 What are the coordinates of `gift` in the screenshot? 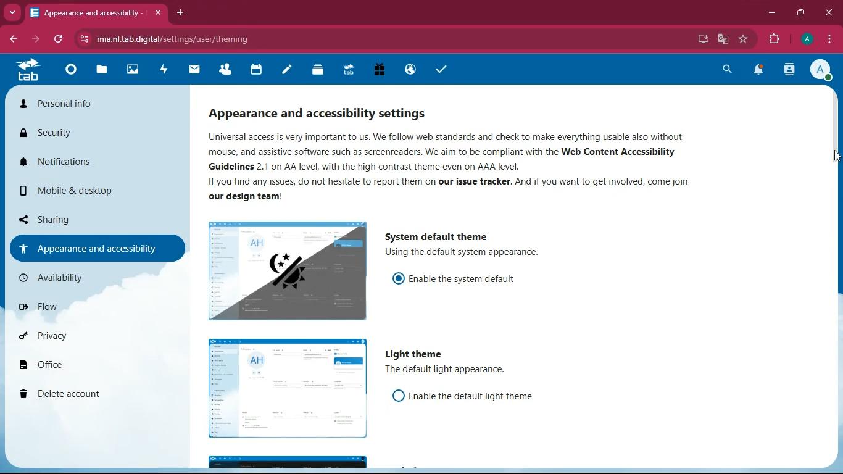 It's located at (384, 70).